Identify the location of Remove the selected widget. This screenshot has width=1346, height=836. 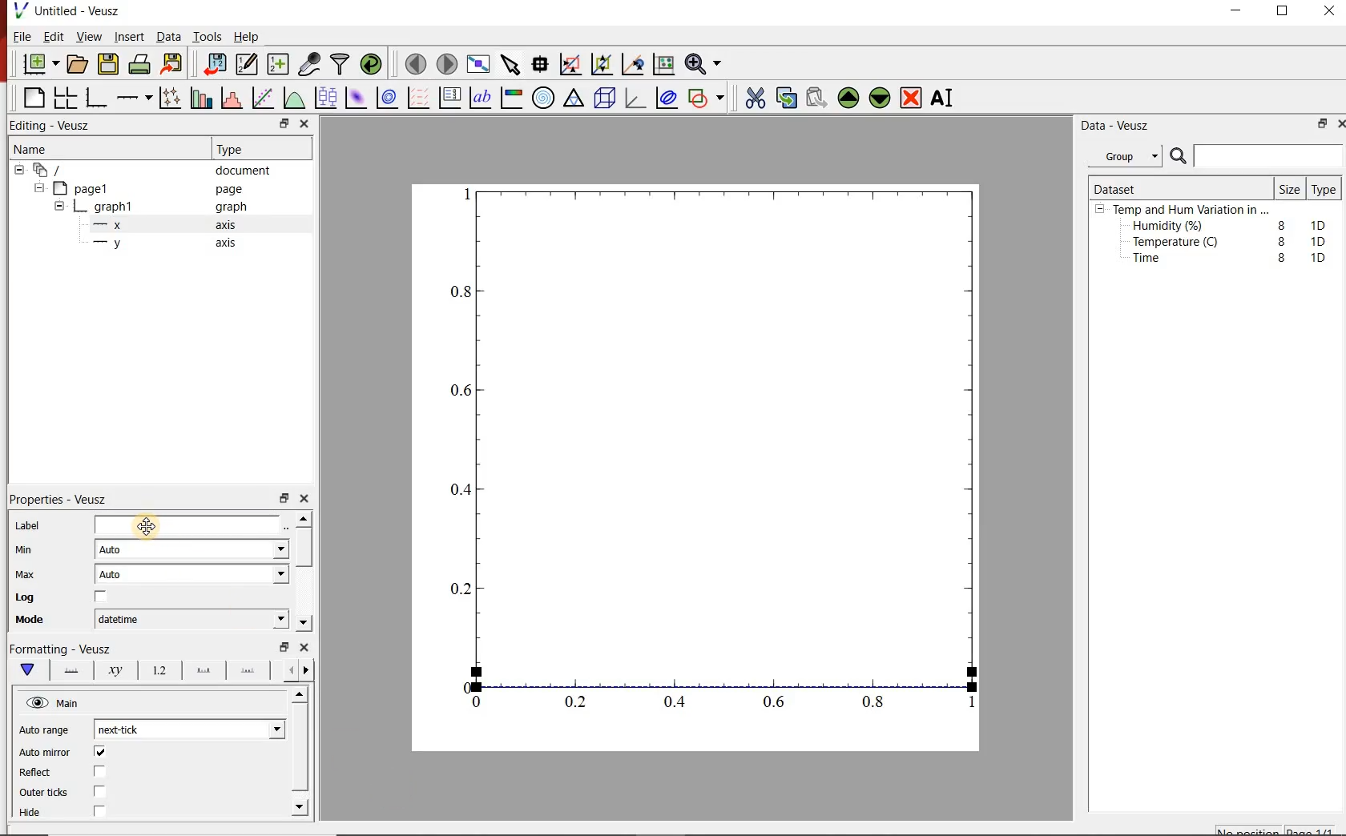
(913, 98).